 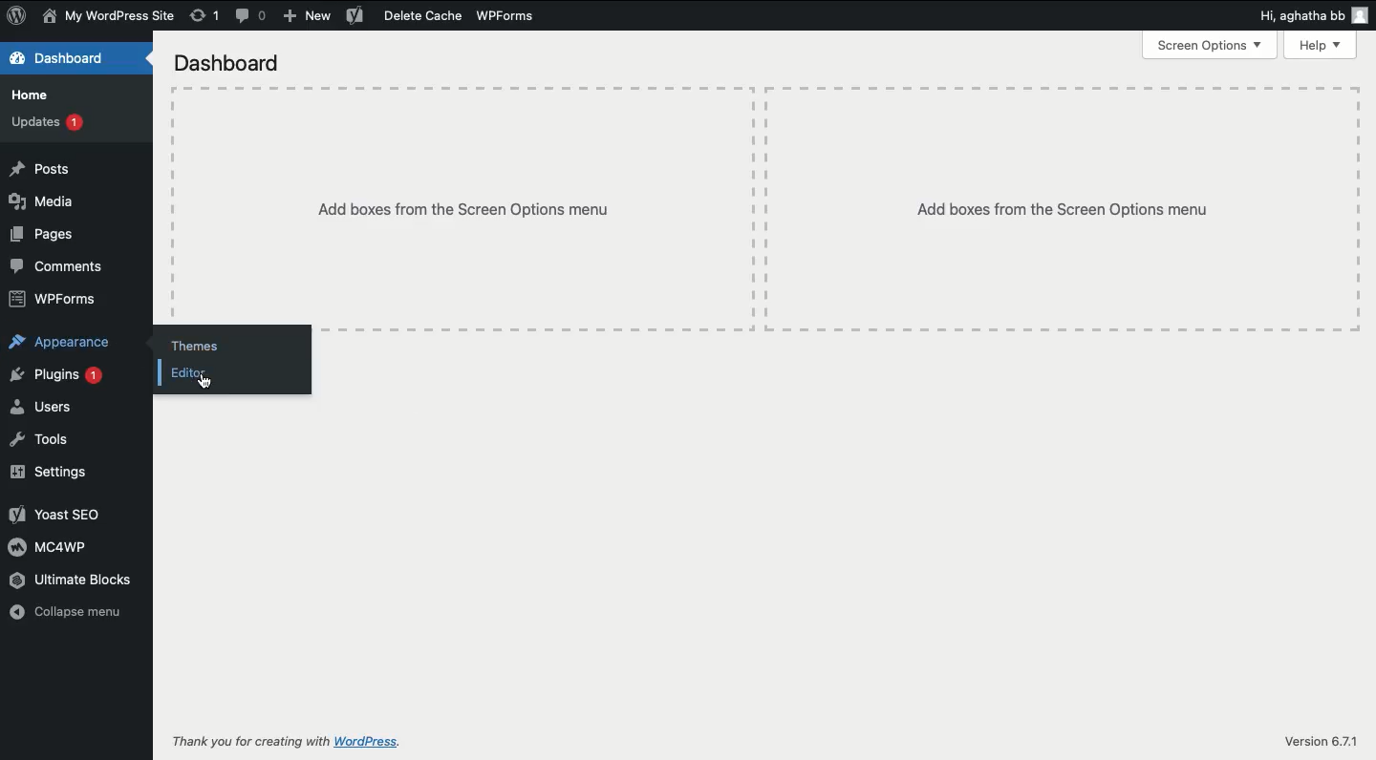 What do you see at coordinates (48, 124) in the screenshot?
I see `updates` at bounding box center [48, 124].